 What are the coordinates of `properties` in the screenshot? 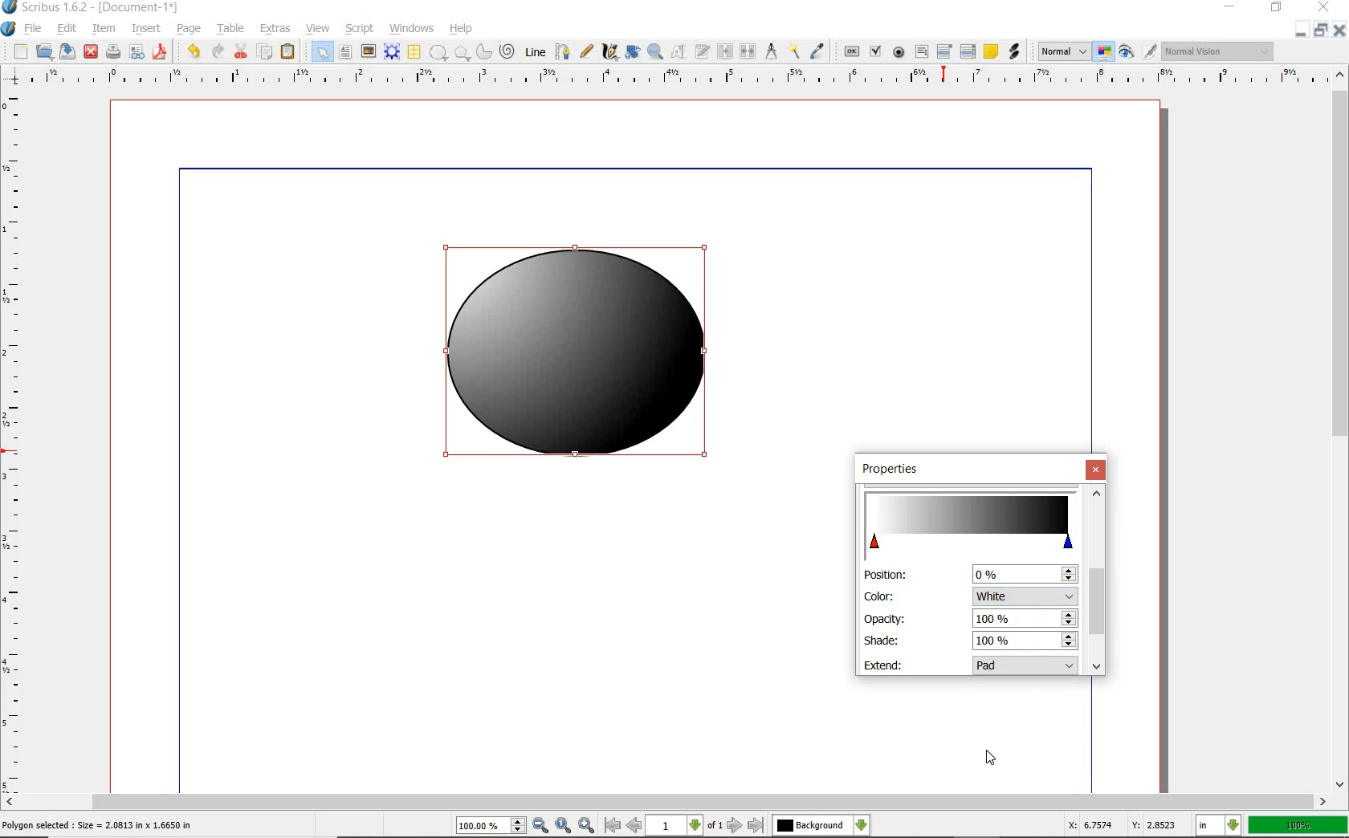 It's located at (906, 470).